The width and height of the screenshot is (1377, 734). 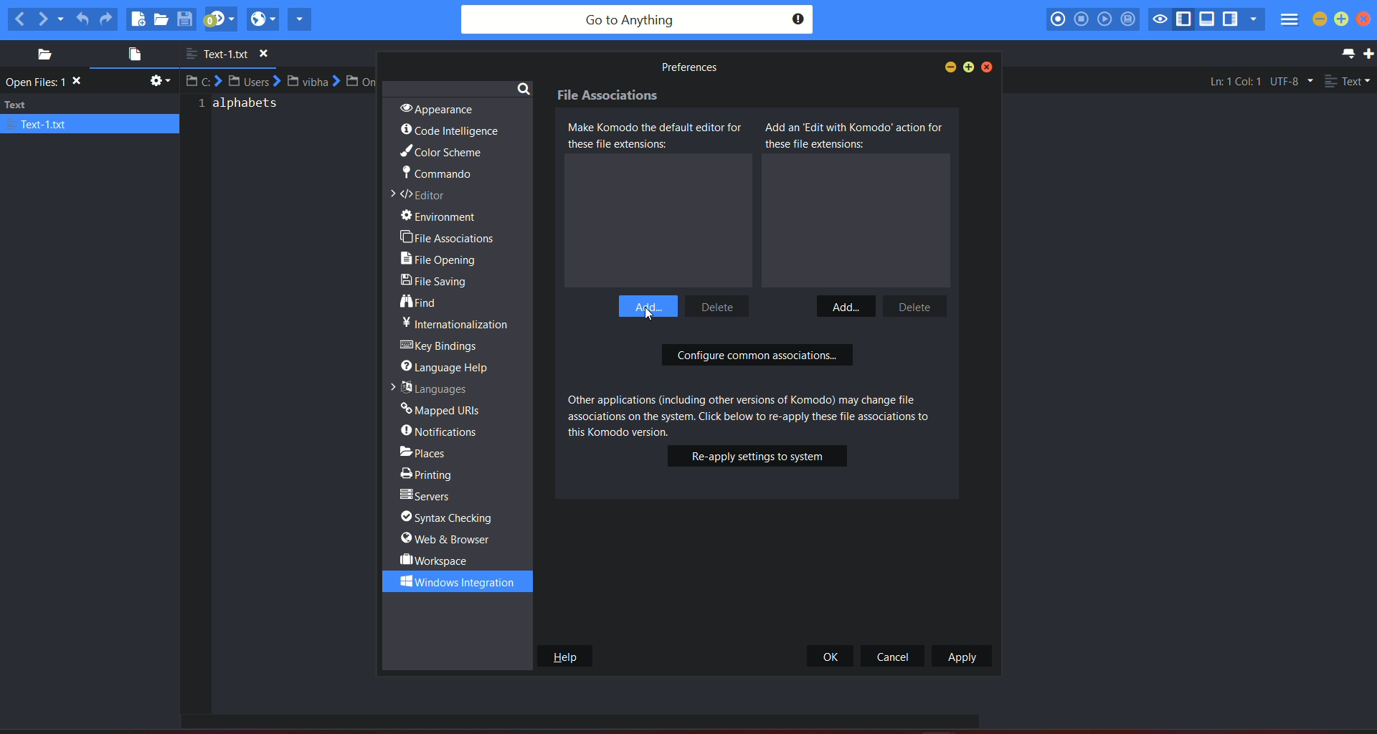 What do you see at coordinates (448, 539) in the screenshot?
I see `web & browser` at bounding box center [448, 539].